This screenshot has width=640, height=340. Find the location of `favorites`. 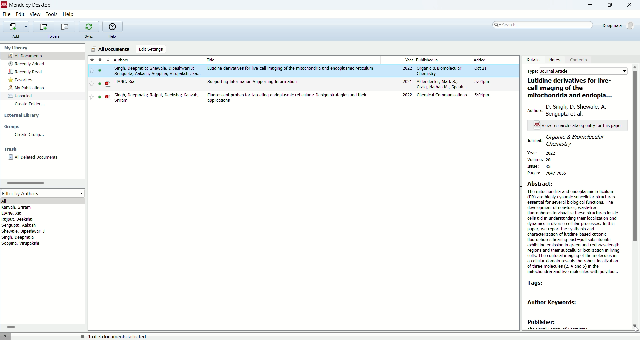

favorites is located at coordinates (21, 80).